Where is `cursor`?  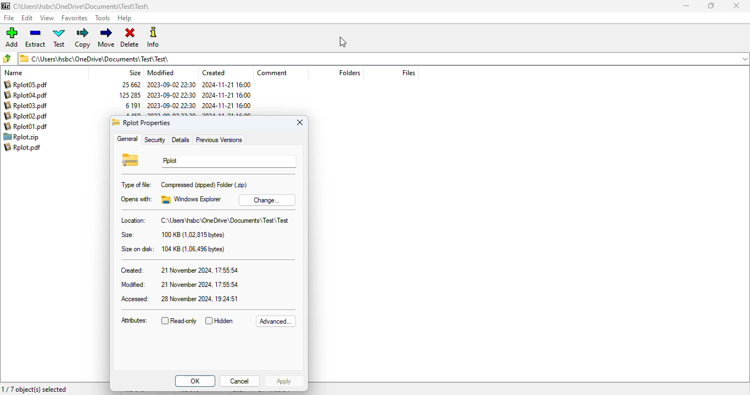 cursor is located at coordinates (343, 42).